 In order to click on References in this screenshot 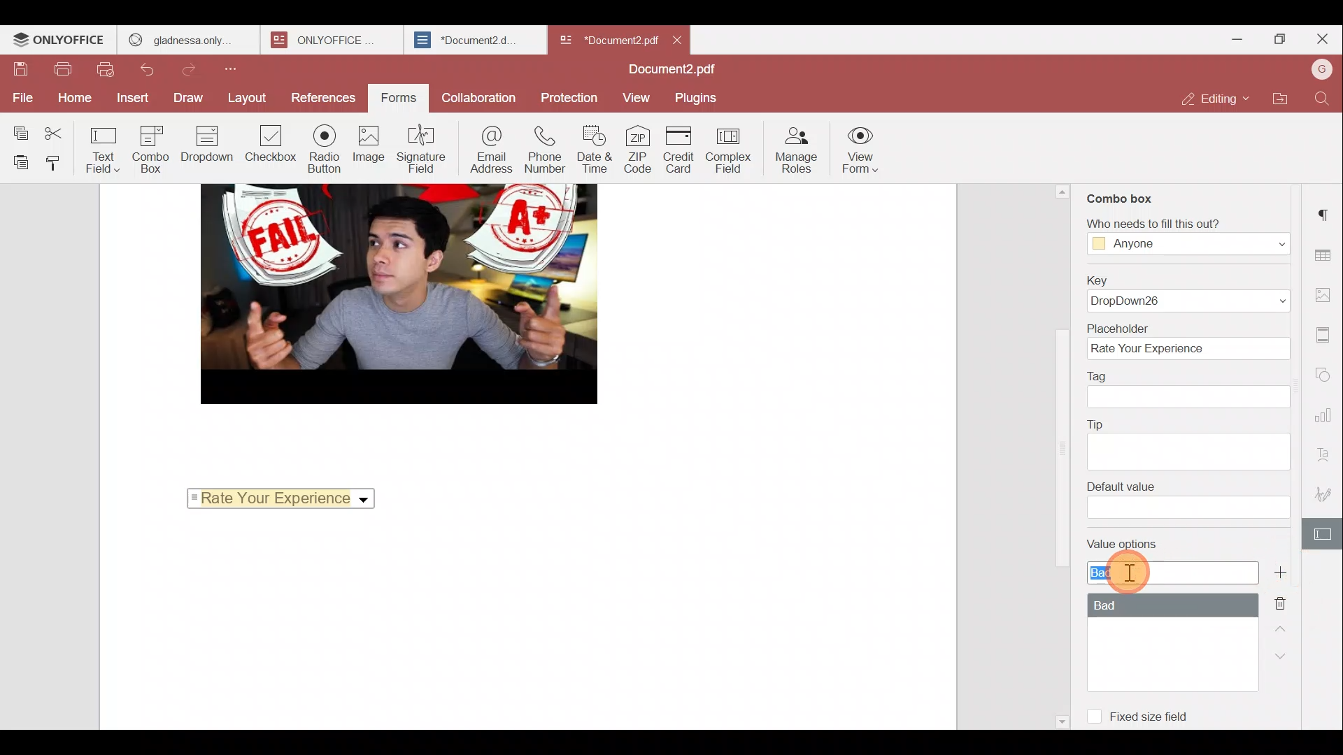, I will do `click(320, 96)`.